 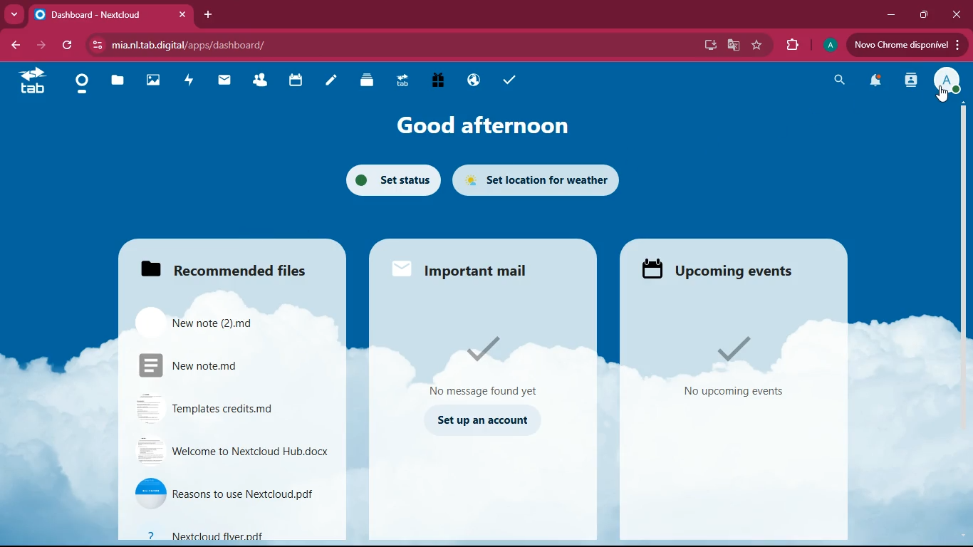 What do you see at coordinates (229, 80) in the screenshot?
I see `mail` at bounding box center [229, 80].